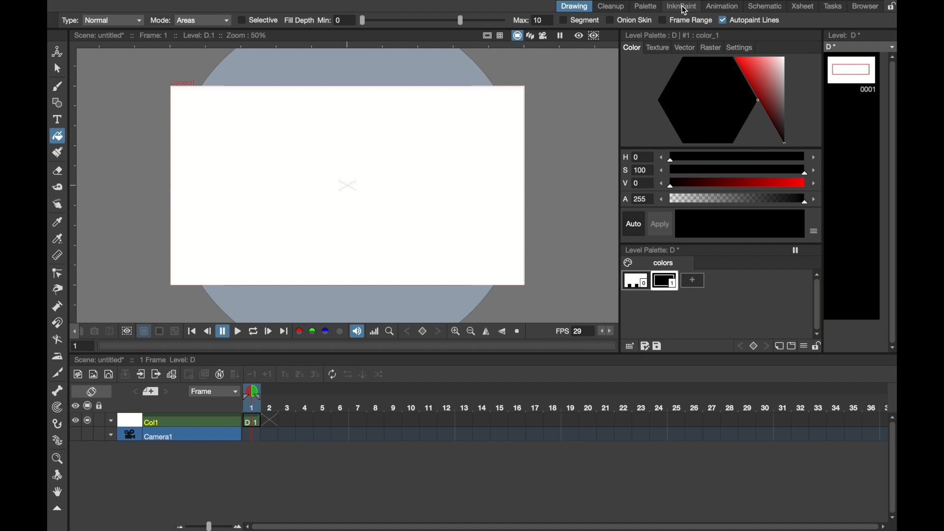 Image resolution: width=944 pixels, height=531 pixels. What do you see at coordinates (356, 331) in the screenshot?
I see `soundtrack` at bounding box center [356, 331].